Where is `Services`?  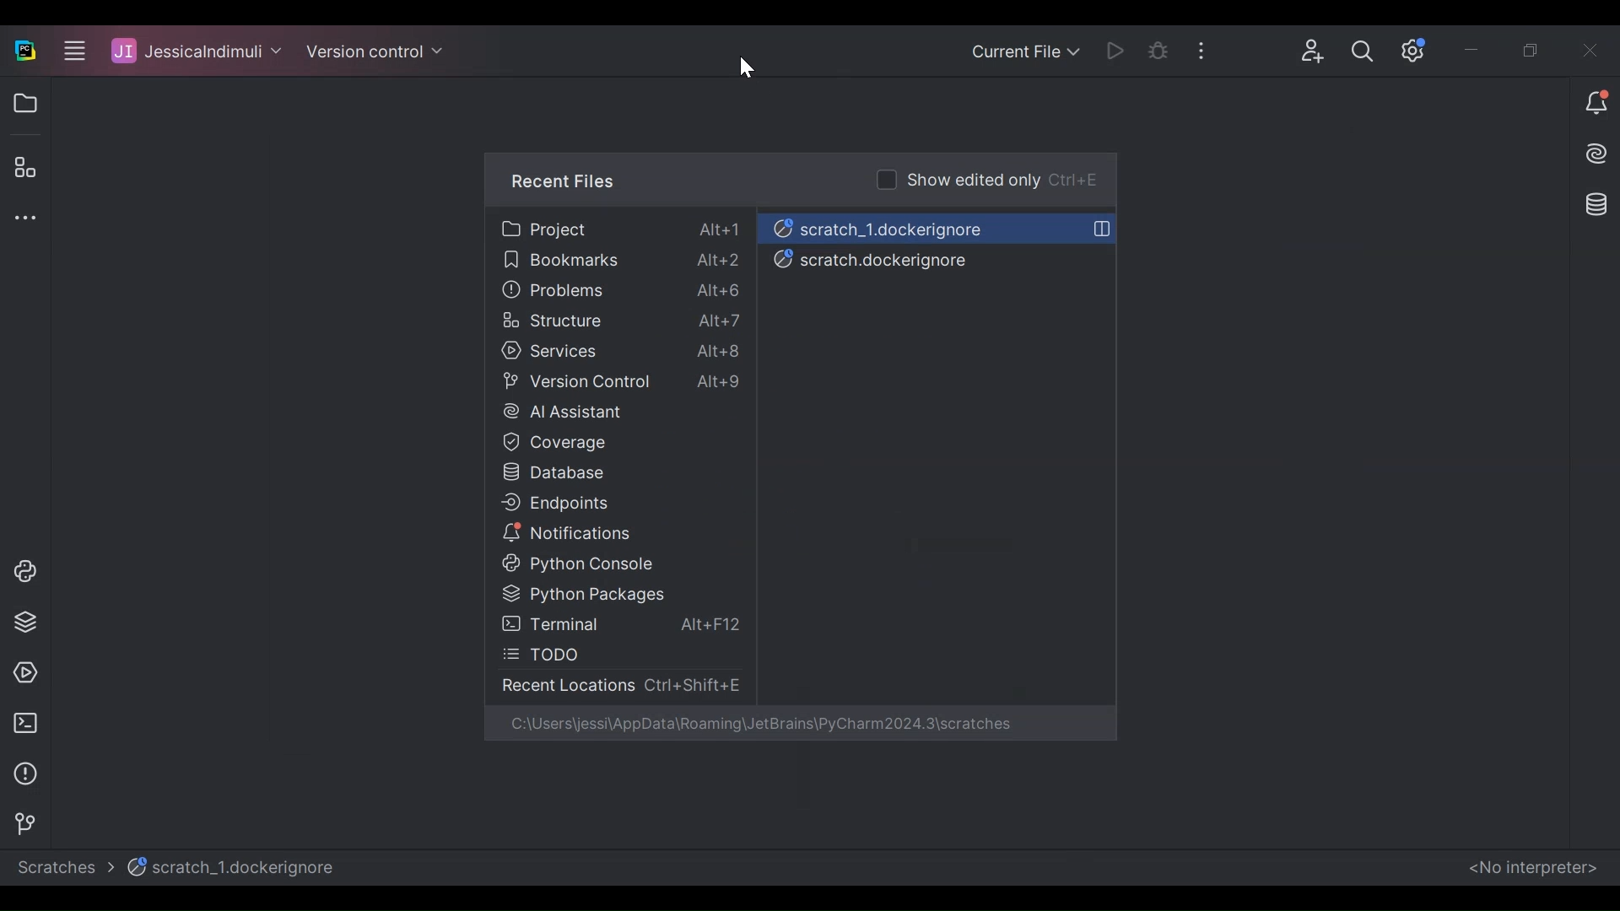
Services is located at coordinates (614, 350).